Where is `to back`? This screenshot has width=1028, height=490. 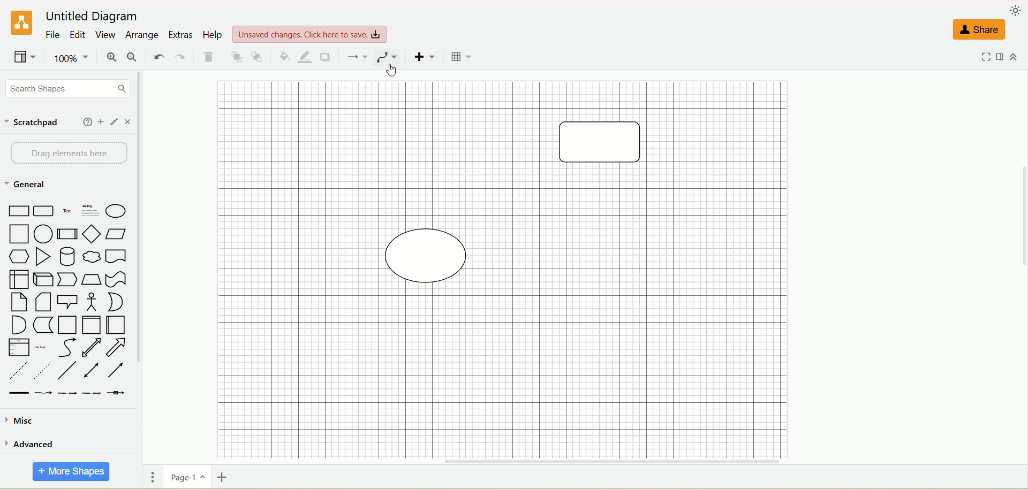 to back is located at coordinates (260, 57).